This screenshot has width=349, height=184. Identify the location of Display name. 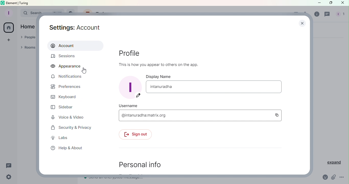
(161, 76).